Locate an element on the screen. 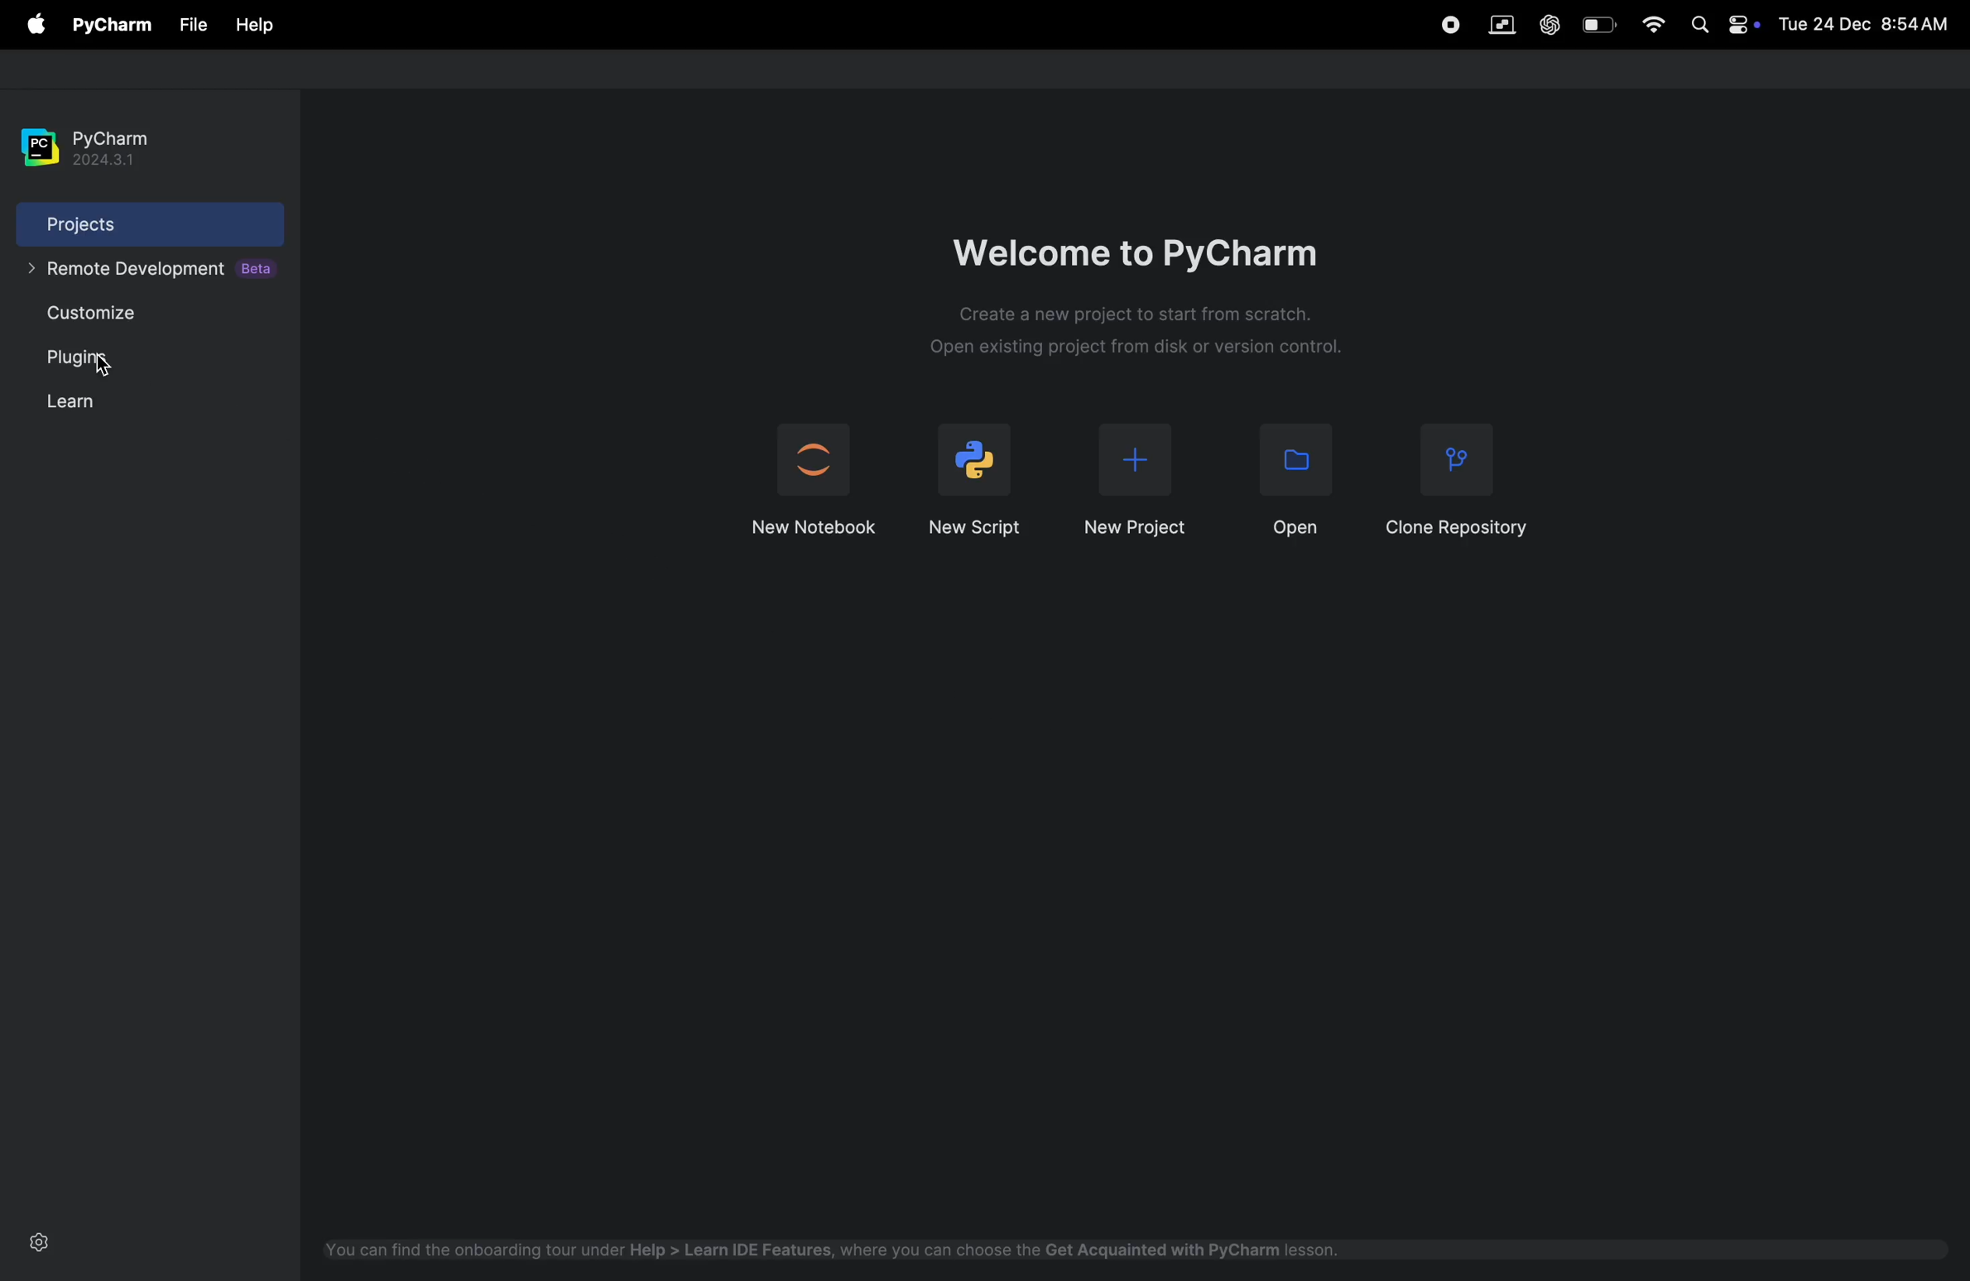  remote developement is located at coordinates (154, 269).